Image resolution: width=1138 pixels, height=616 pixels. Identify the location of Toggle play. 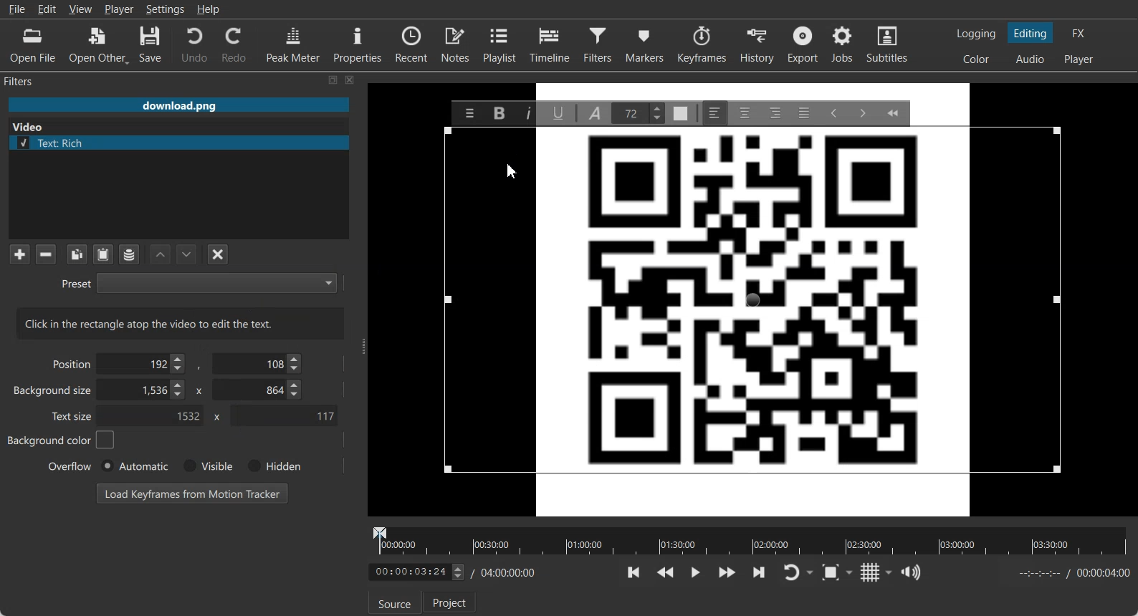
(696, 572).